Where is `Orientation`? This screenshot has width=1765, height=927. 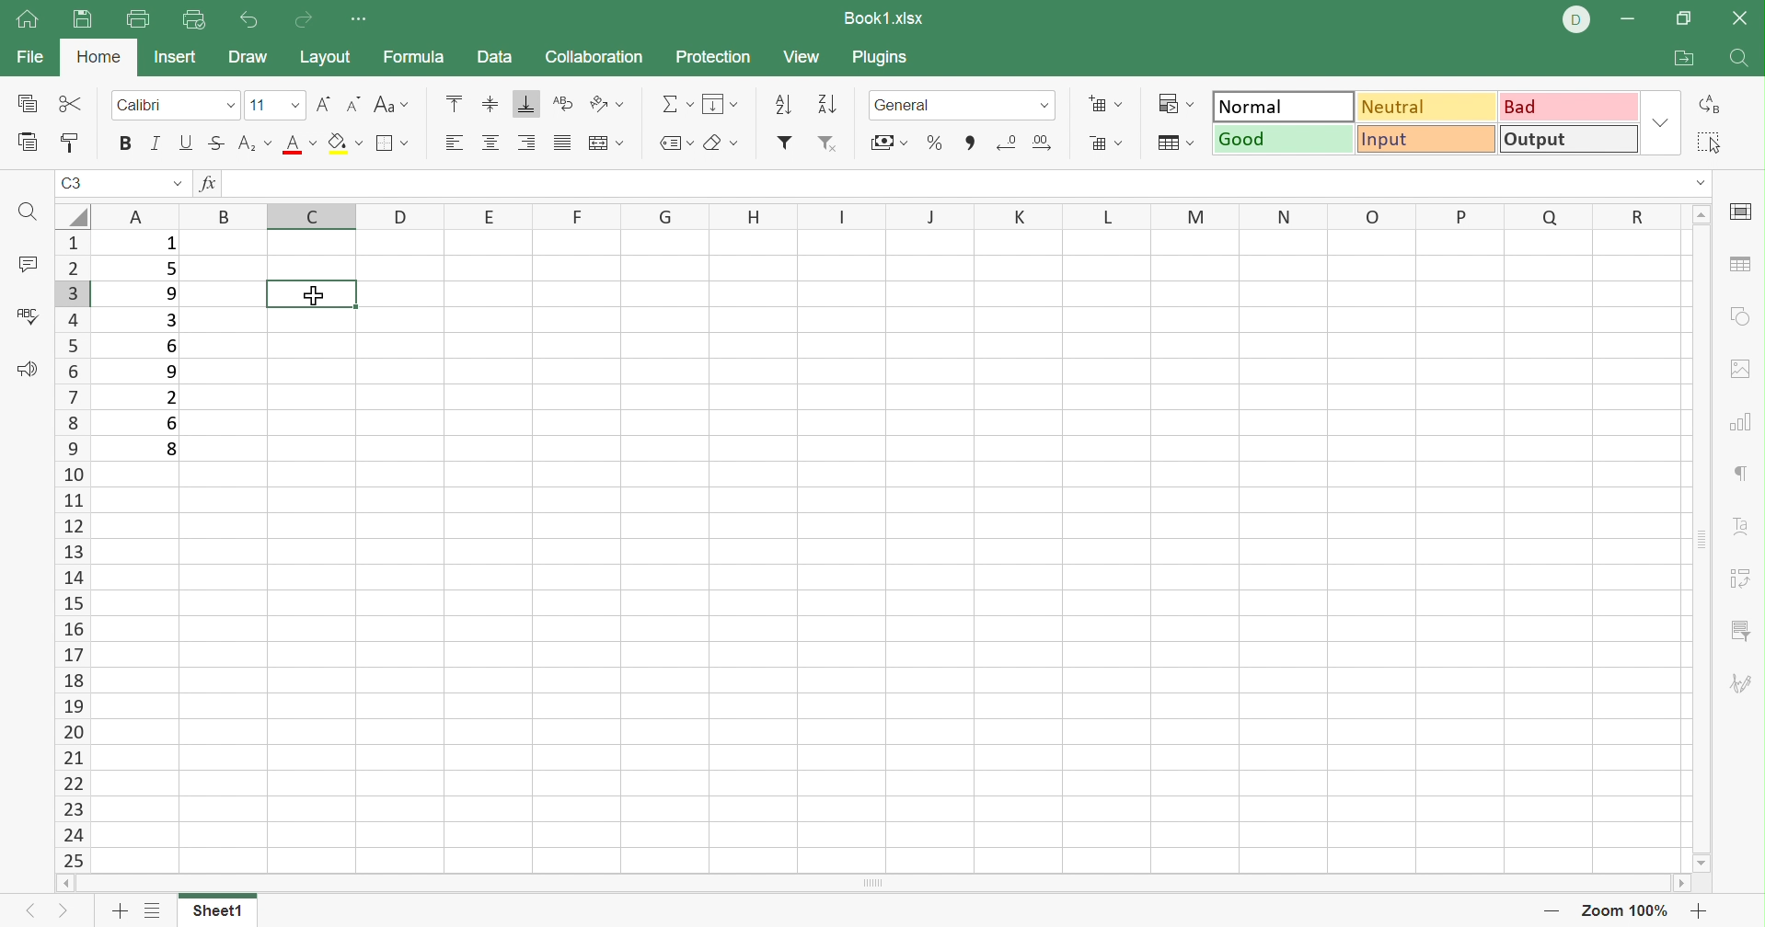 Orientation is located at coordinates (607, 104).